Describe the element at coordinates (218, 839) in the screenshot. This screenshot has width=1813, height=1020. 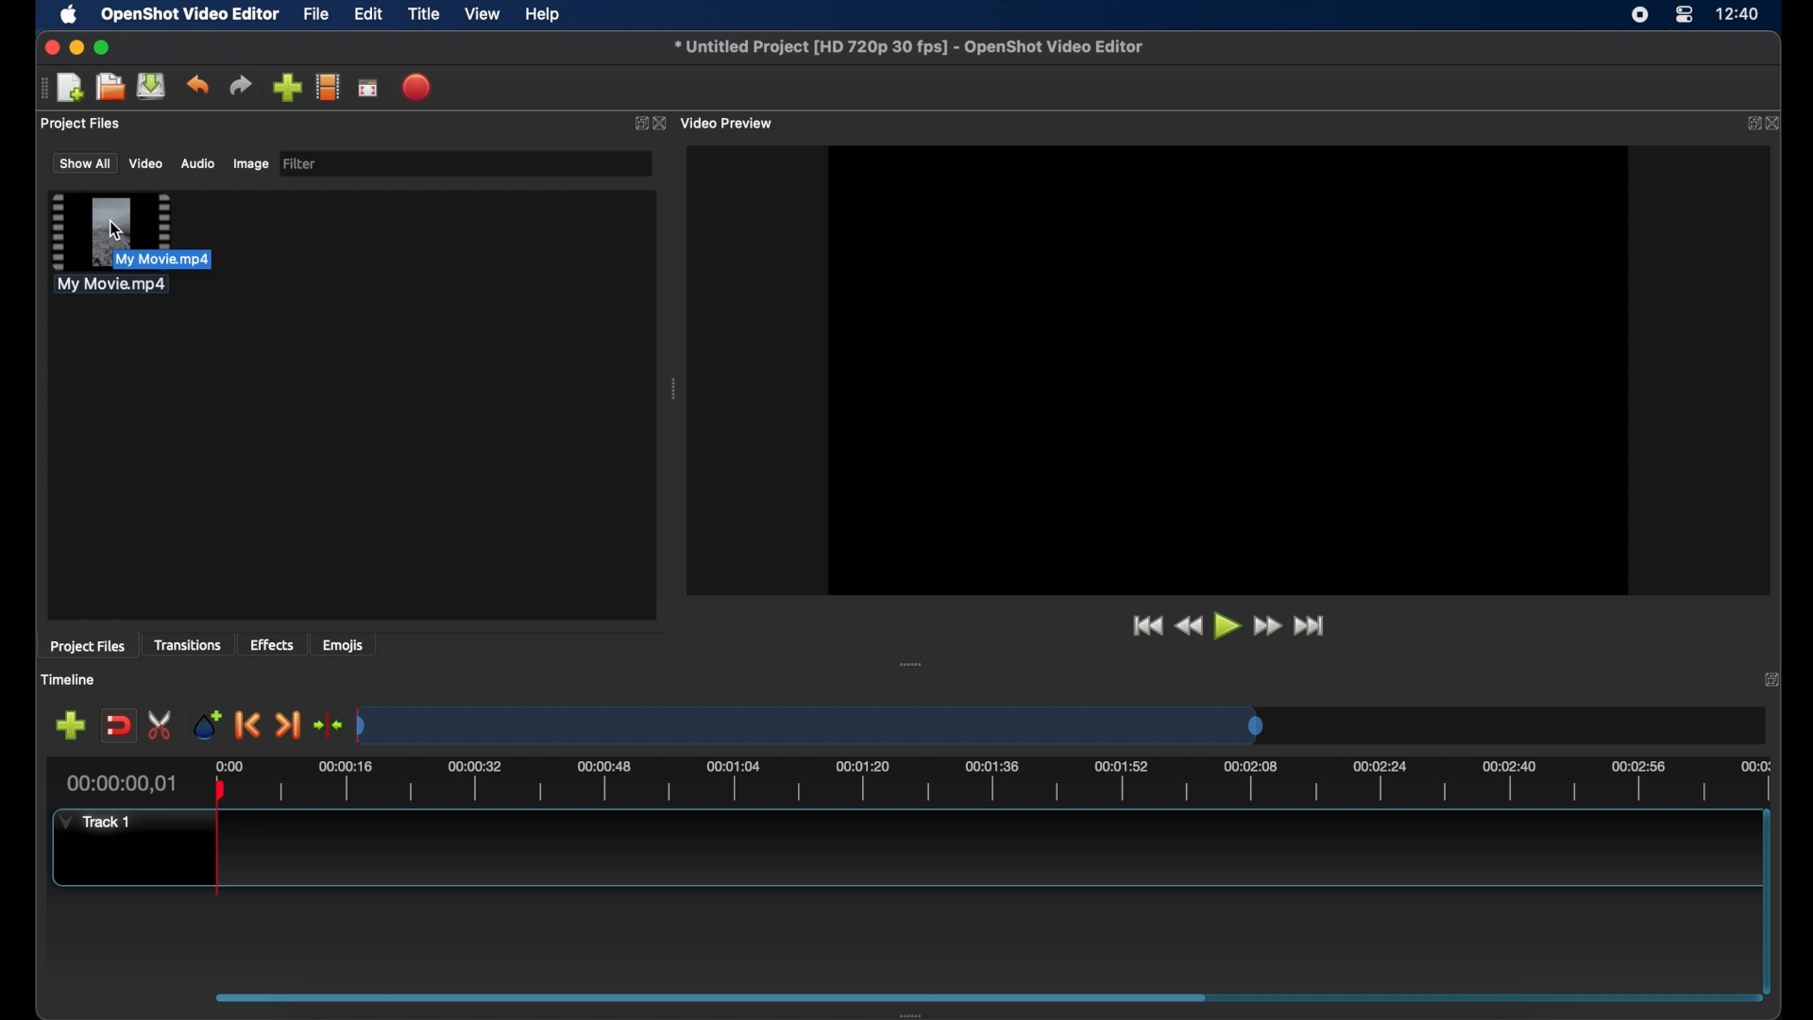
I see `playhead` at that location.